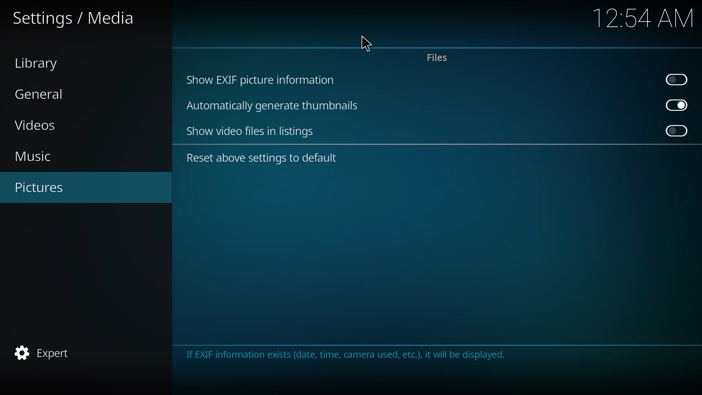 The height and width of the screenshot is (395, 702). I want to click on show video files in listing, so click(253, 132).